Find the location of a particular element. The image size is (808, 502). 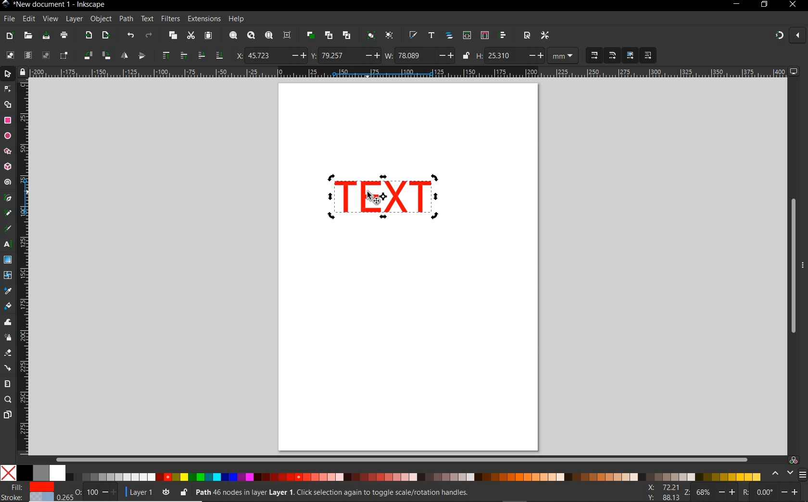

ZOOM SELECTION is located at coordinates (232, 36).